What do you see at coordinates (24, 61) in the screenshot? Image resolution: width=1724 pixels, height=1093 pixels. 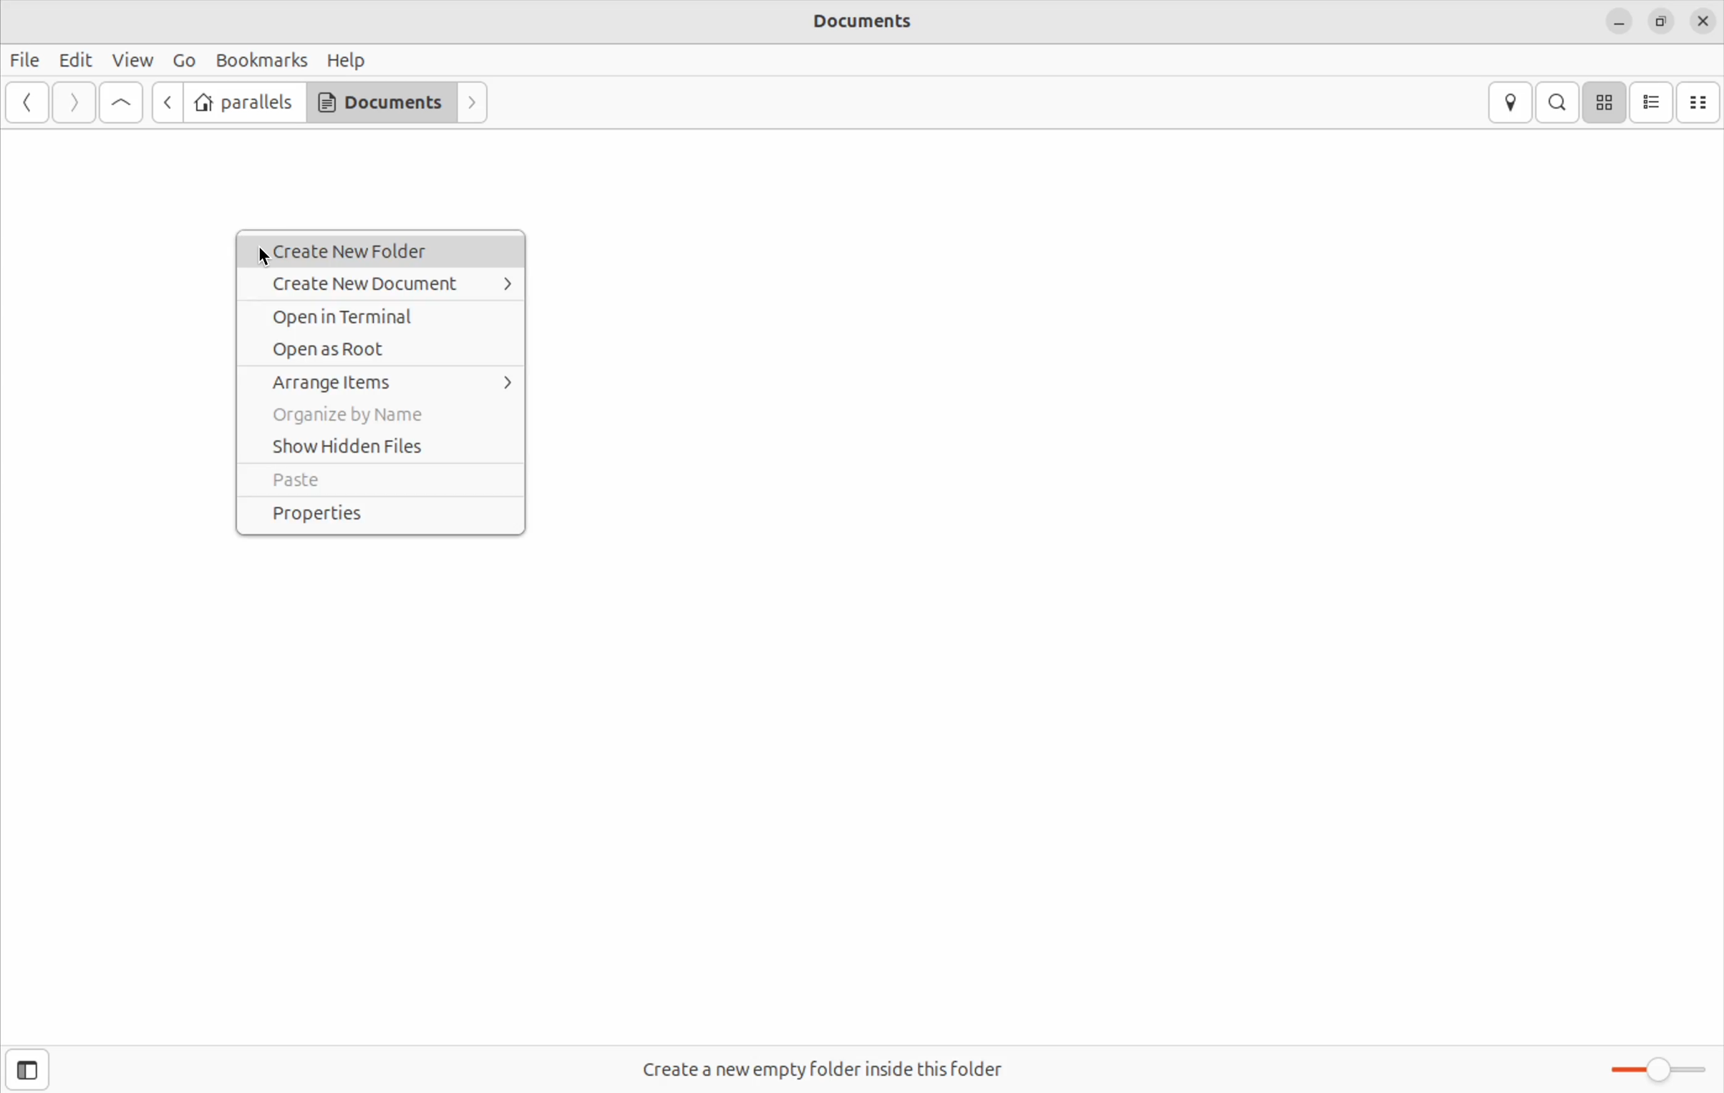 I see `File` at bounding box center [24, 61].